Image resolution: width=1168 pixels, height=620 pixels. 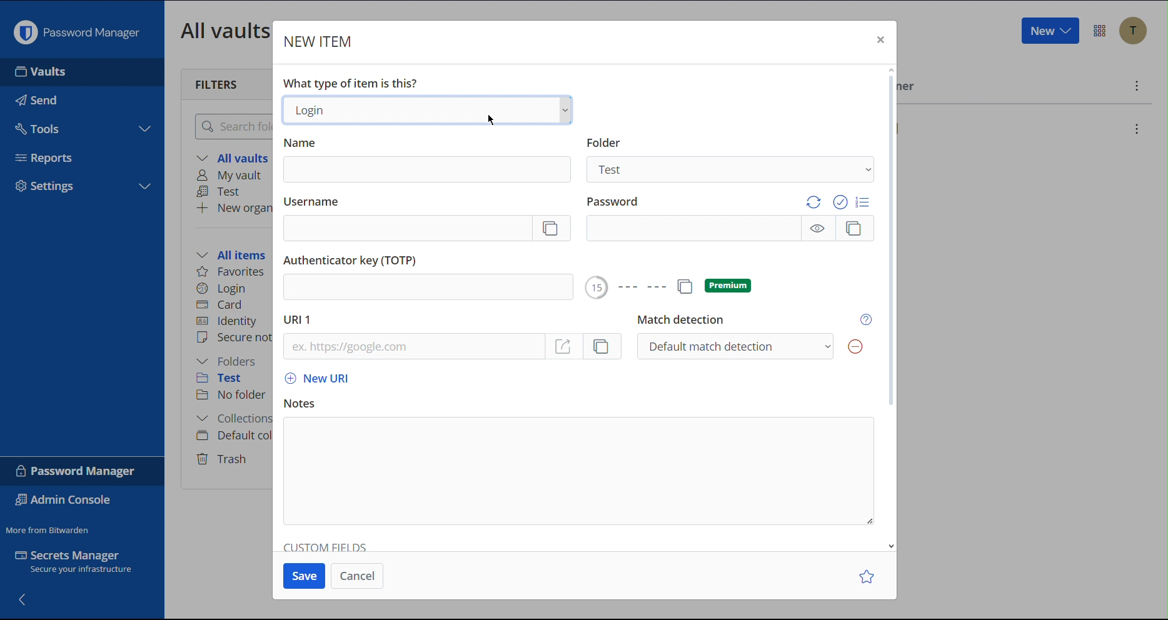 I want to click on Cancel, so click(x=357, y=575).